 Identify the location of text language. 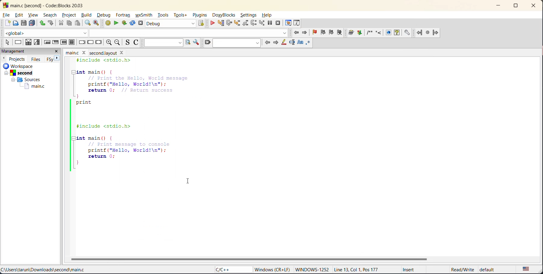
(527, 269).